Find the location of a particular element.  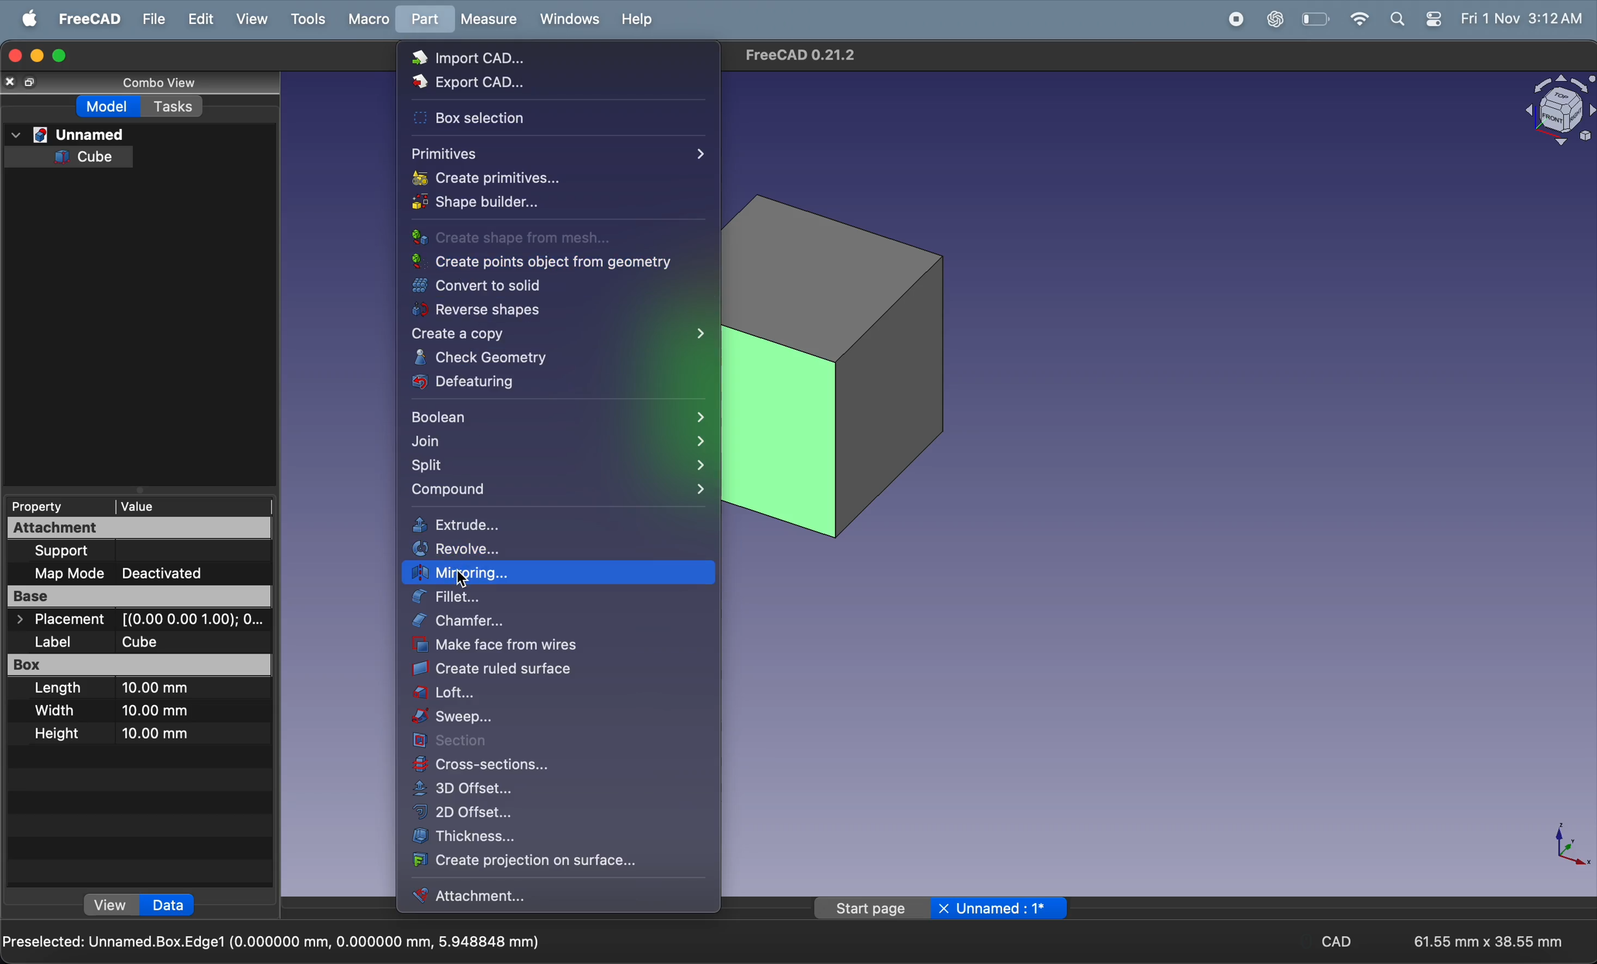

loft is located at coordinates (552, 693).